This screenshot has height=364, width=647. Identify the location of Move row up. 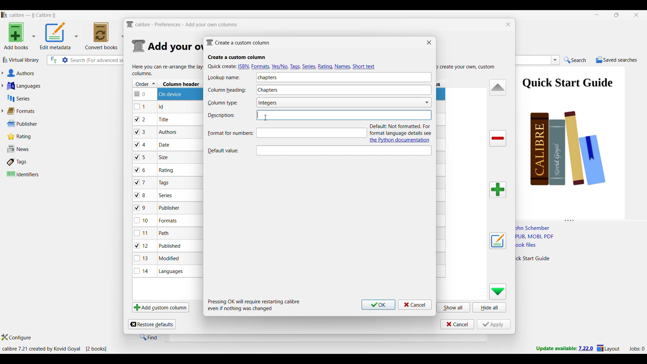
(498, 87).